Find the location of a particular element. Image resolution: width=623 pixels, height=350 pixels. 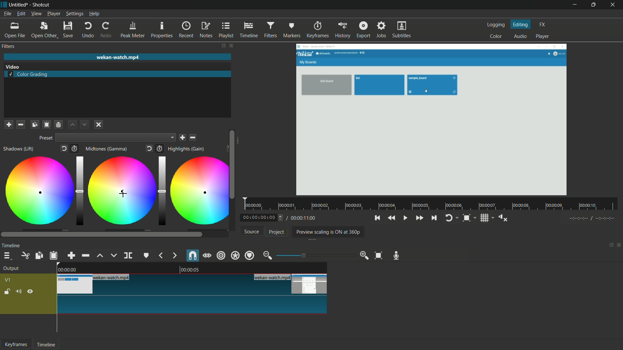

player menu is located at coordinates (54, 14).